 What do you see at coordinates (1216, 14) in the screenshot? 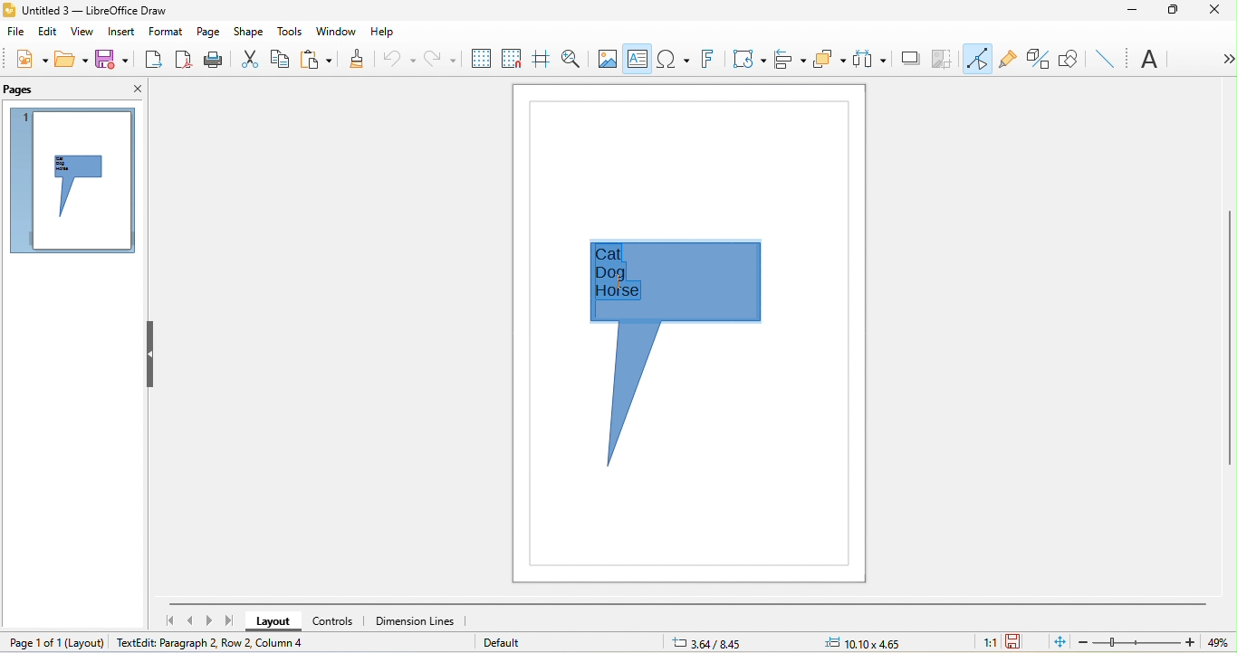
I see `close` at bounding box center [1216, 14].